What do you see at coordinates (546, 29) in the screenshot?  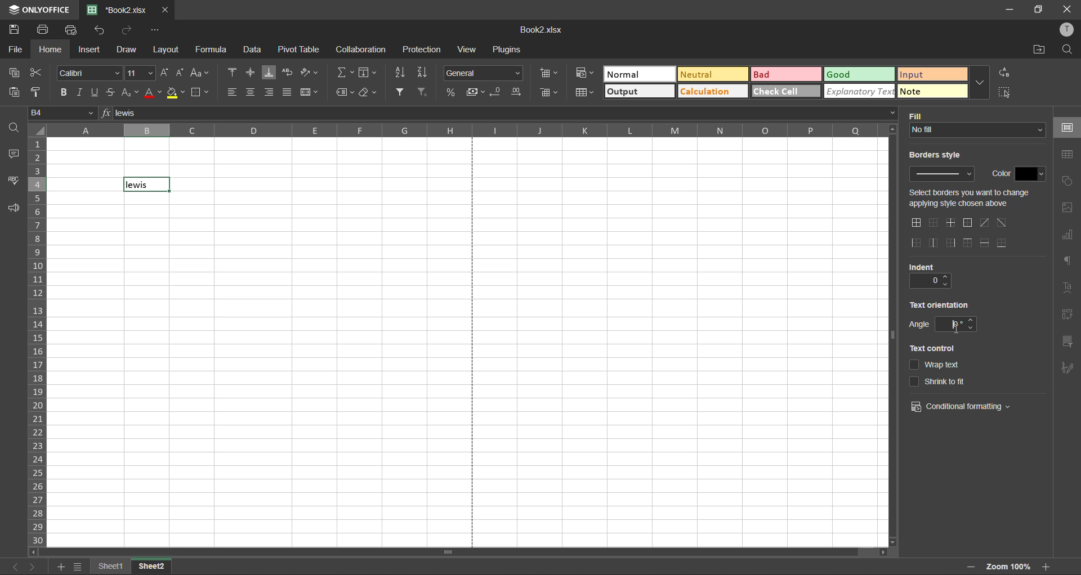 I see `filename` at bounding box center [546, 29].